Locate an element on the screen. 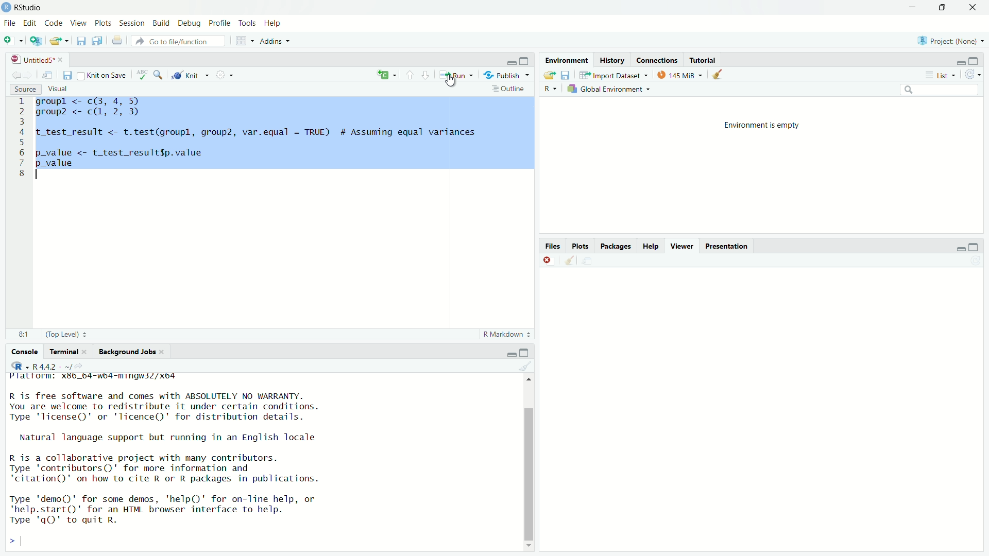  Tools is located at coordinates (248, 22).